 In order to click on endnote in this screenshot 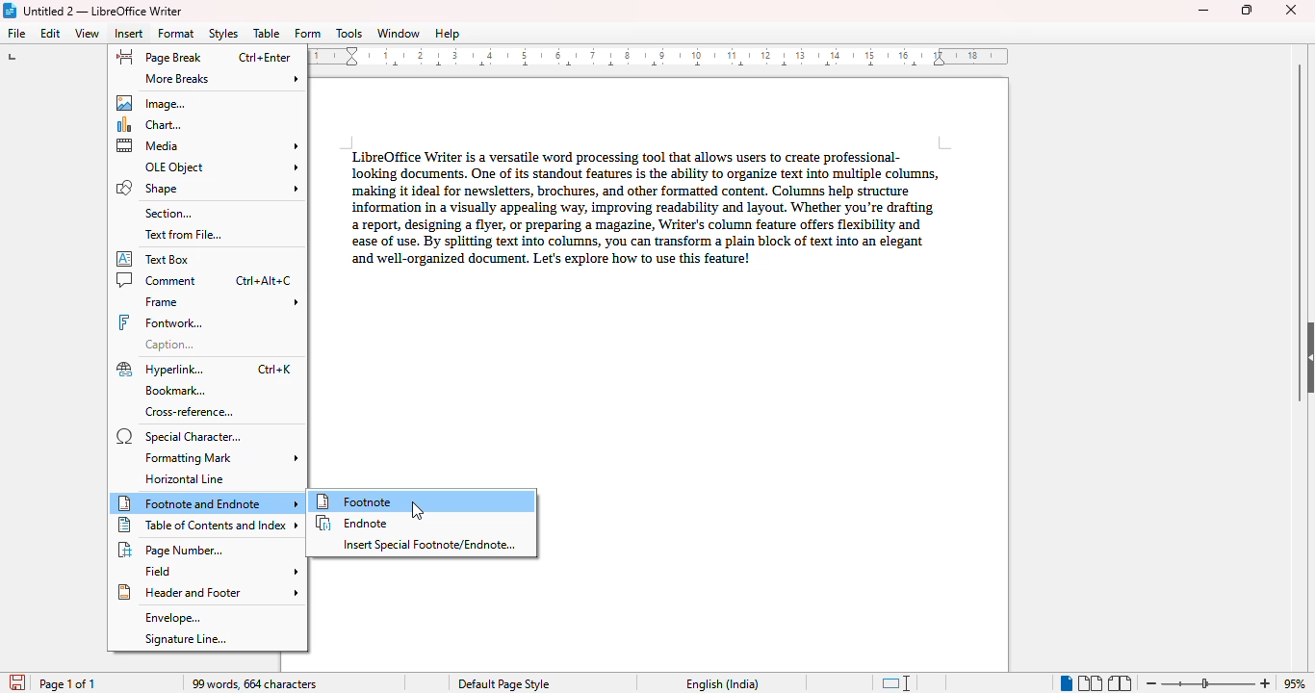, I will do `click(353, 523)`.